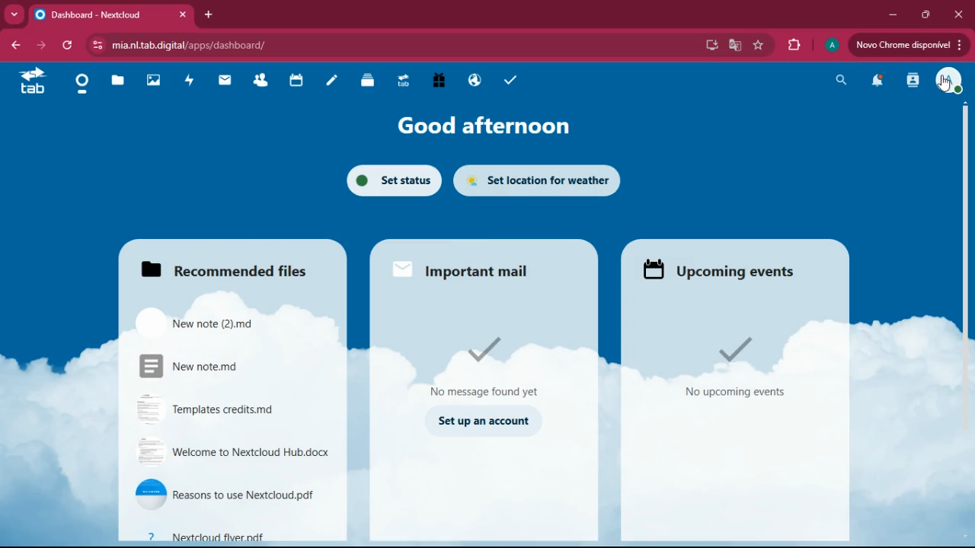  Describe the element at coordinates (14, 16) in the screenshot. I see `more` at that location.